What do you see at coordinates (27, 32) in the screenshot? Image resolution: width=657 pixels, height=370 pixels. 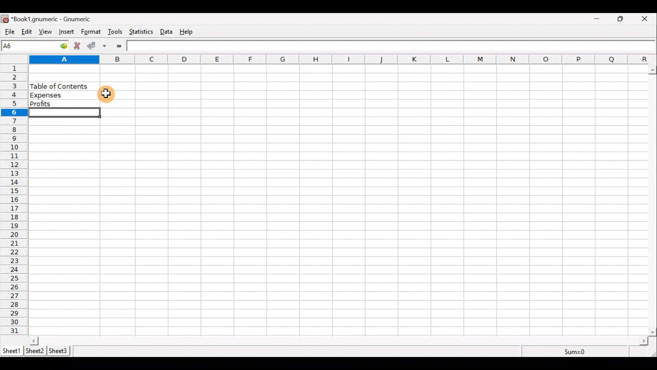 I see `Edit` at bounding box center [27, 32].